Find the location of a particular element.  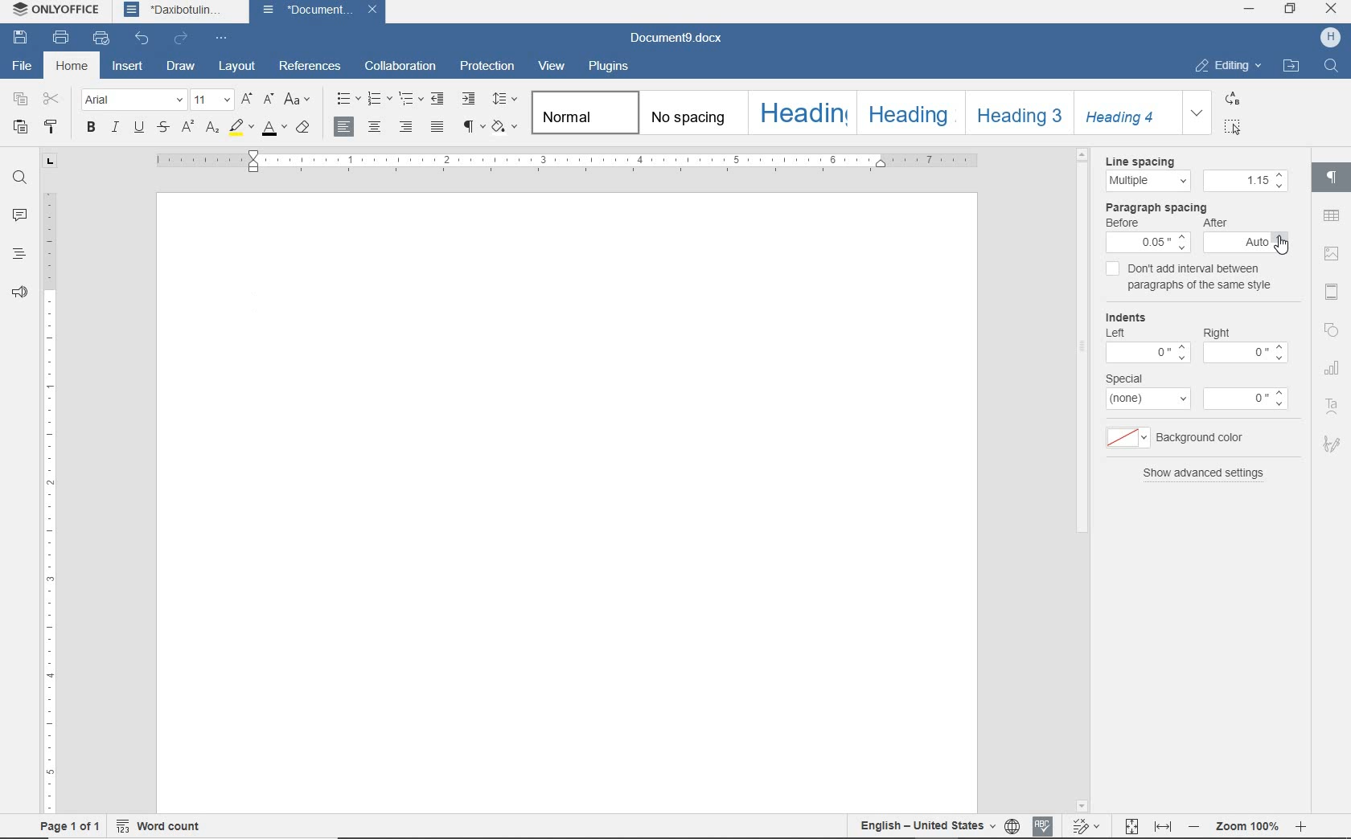

font size is located at coordinates (212, 100).